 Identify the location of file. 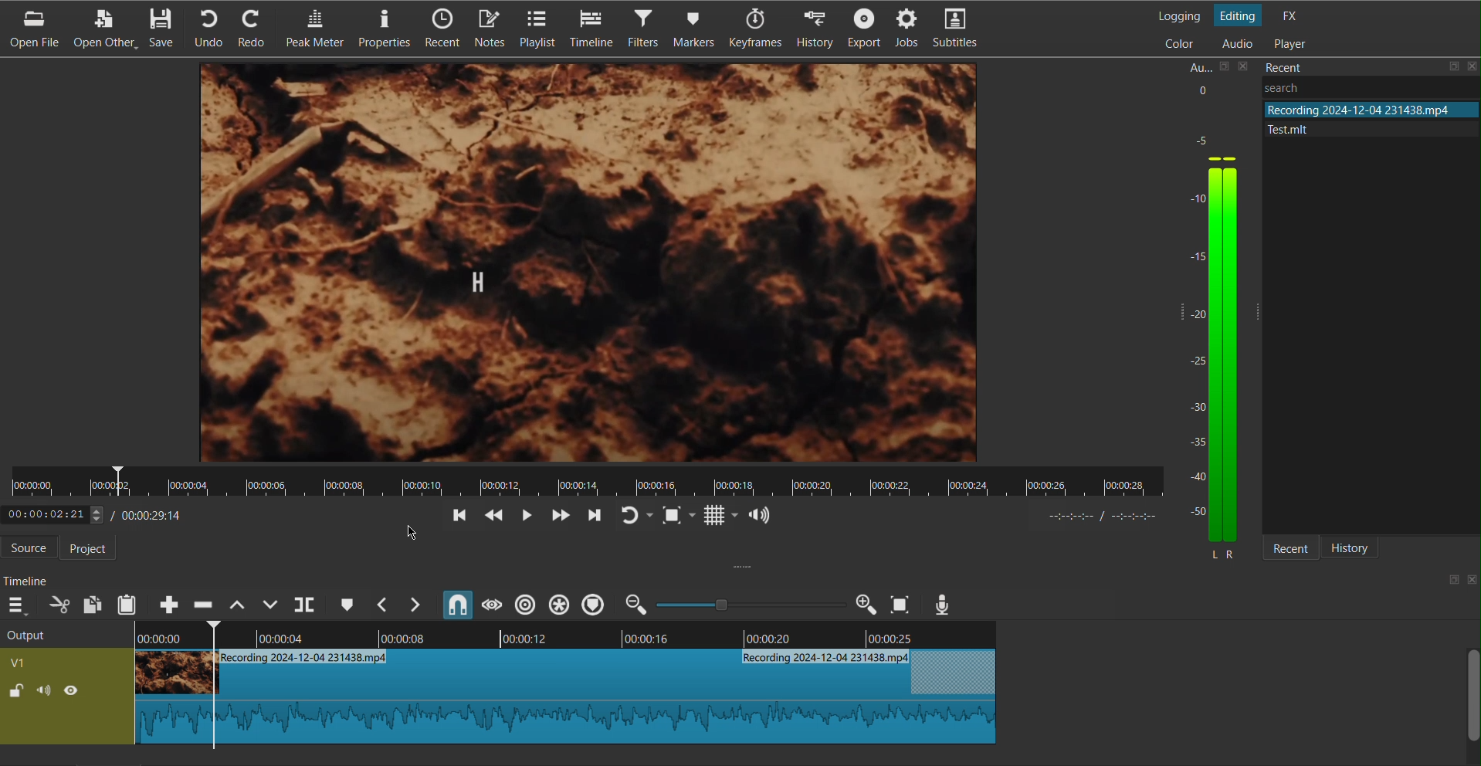
(1357, 127).